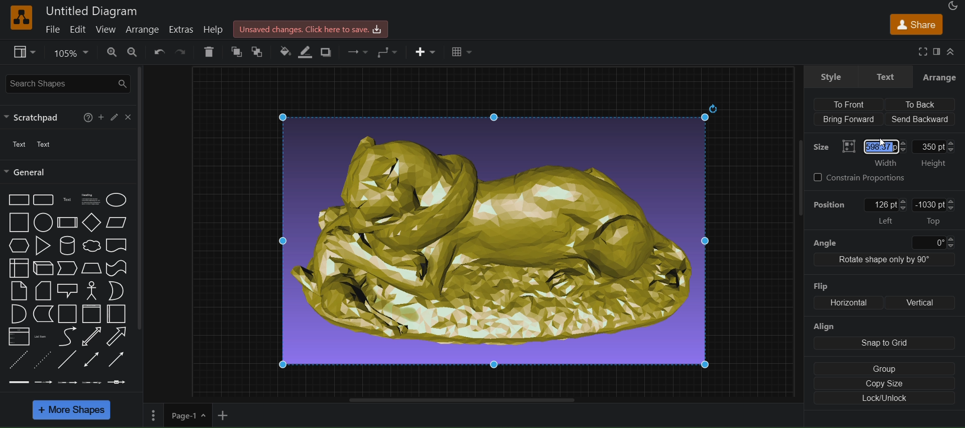 This screenshot has height=428, width=965. What do you see at coordinates (888, 211) in the screenshot?
I see `position: left: 126 pt` at bounding box center [888, 211].